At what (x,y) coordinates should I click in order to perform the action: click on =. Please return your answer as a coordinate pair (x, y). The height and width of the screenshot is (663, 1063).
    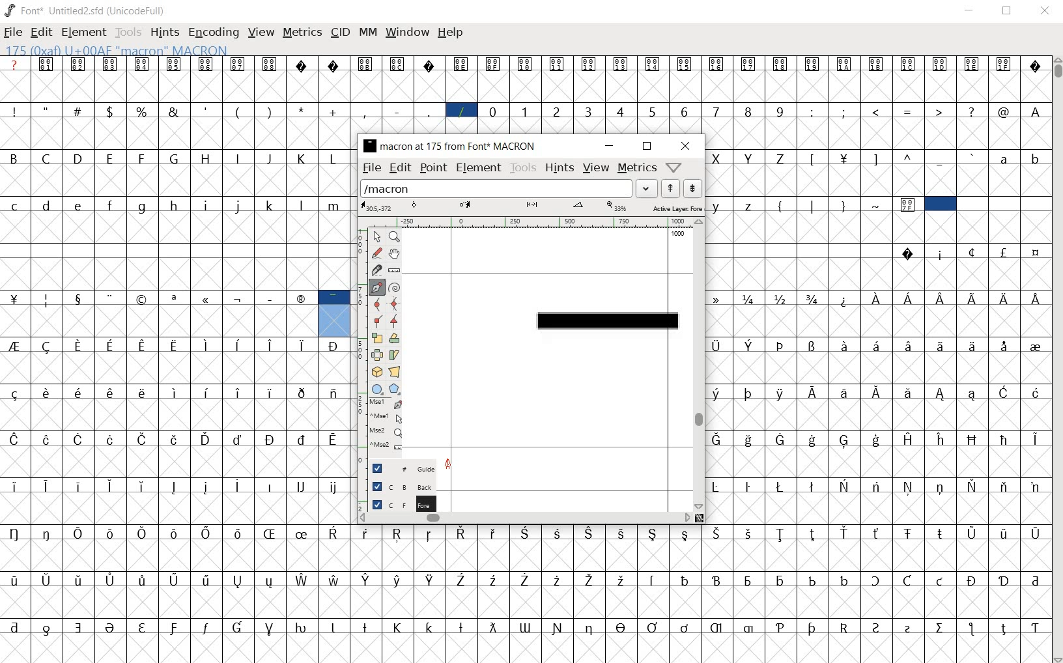
    Looking at the image, I should click on (910, 111).